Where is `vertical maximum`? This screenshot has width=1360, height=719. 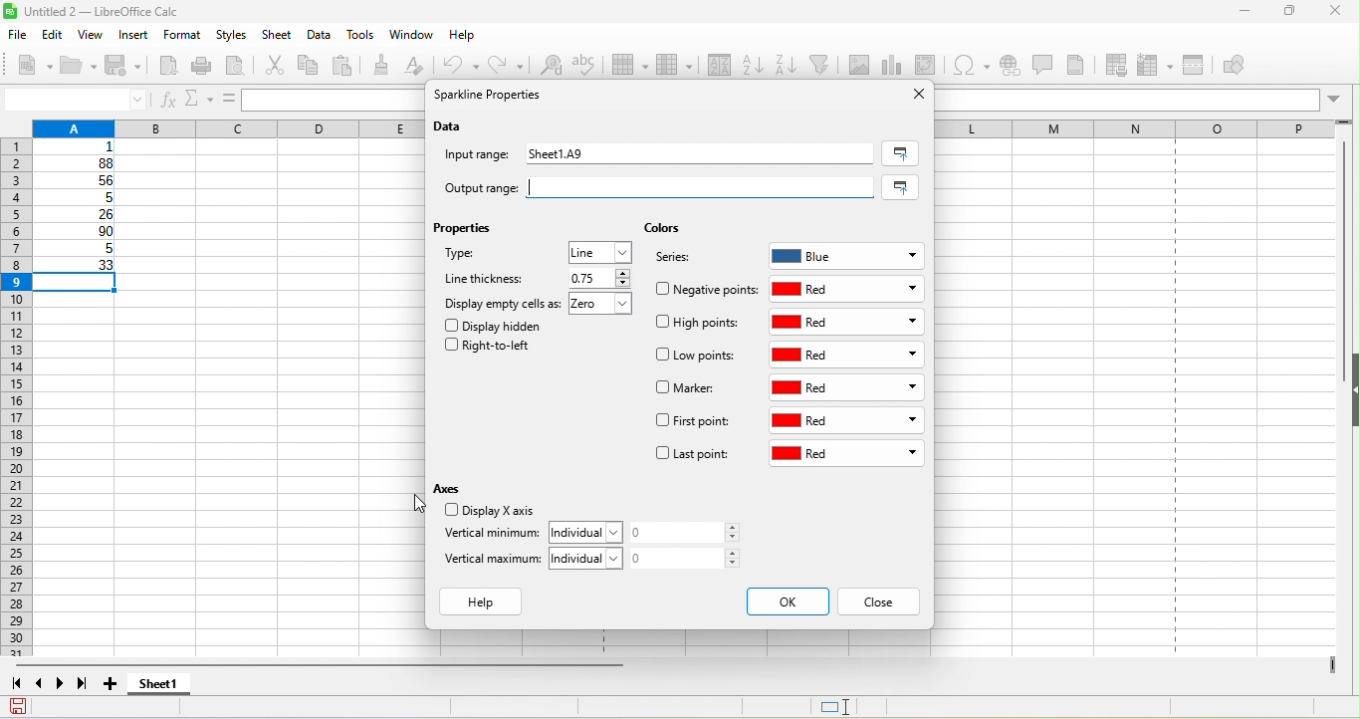
vertical maximum is located at coordinates (494, 563).